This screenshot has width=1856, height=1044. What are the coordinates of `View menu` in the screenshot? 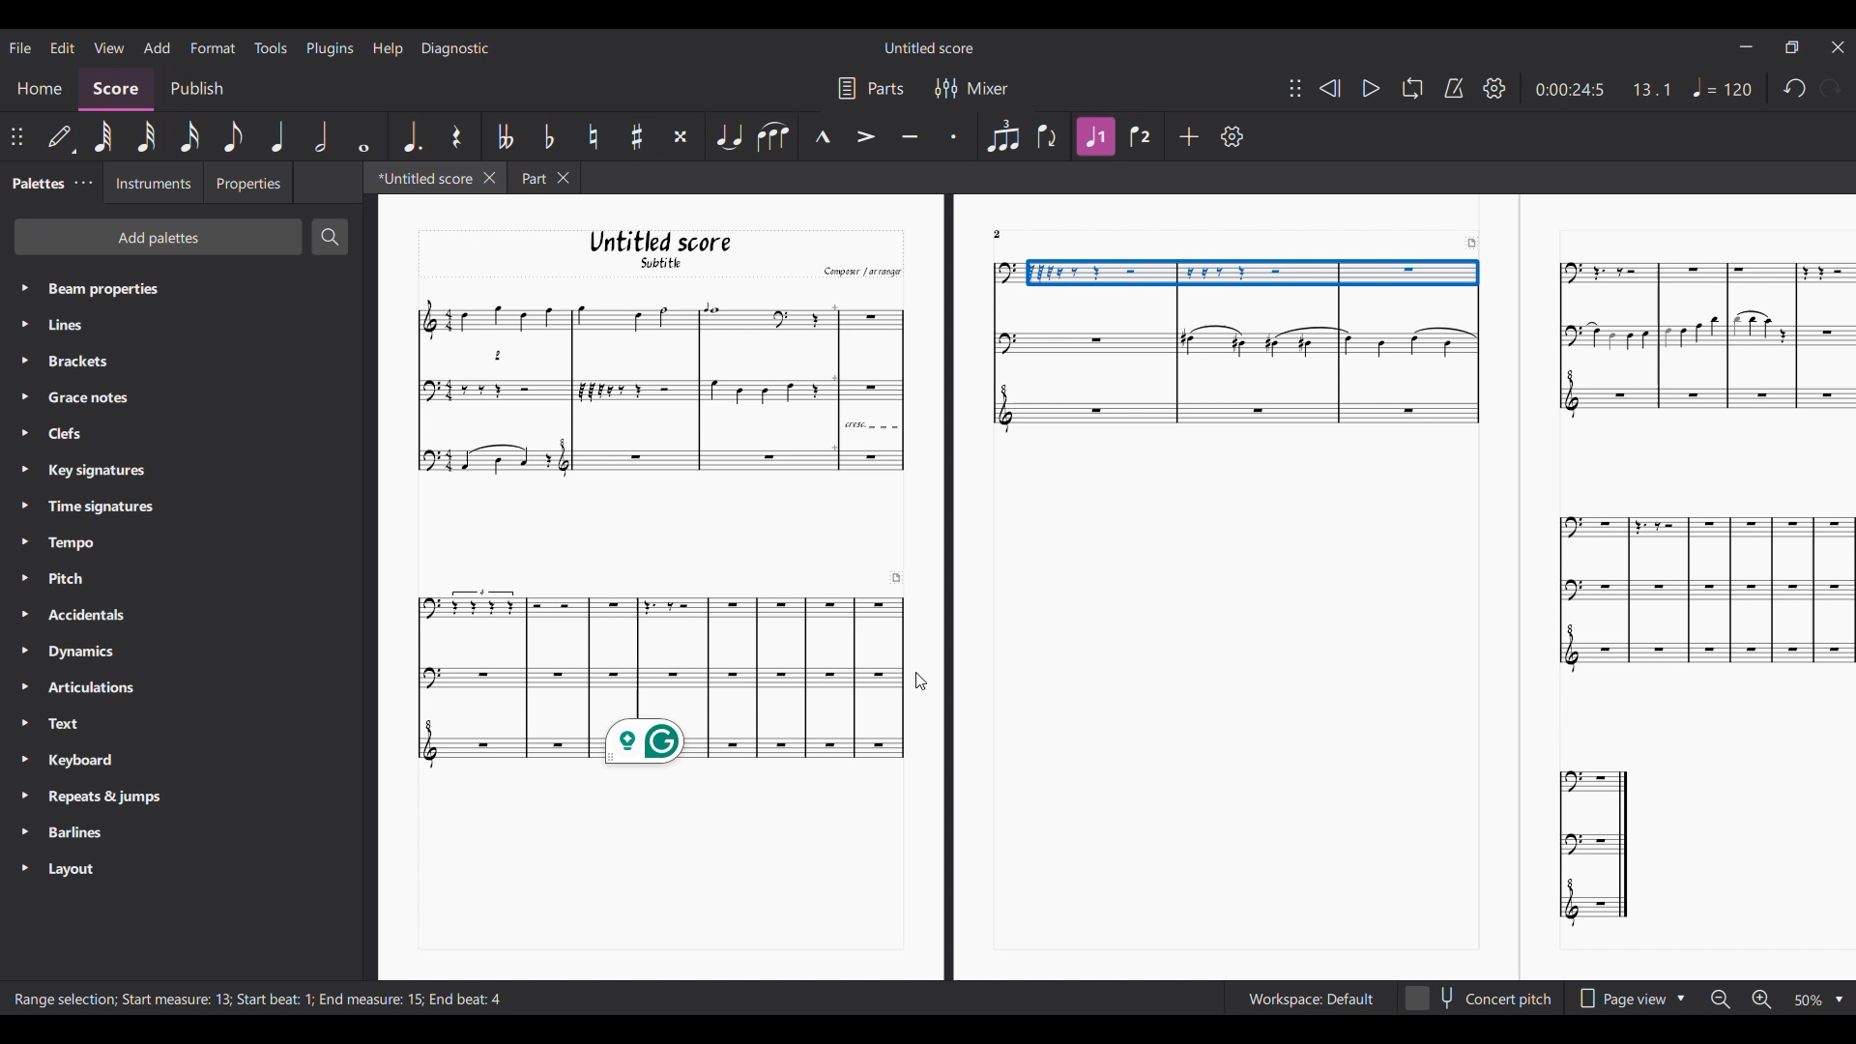 It's located at (109, 46).